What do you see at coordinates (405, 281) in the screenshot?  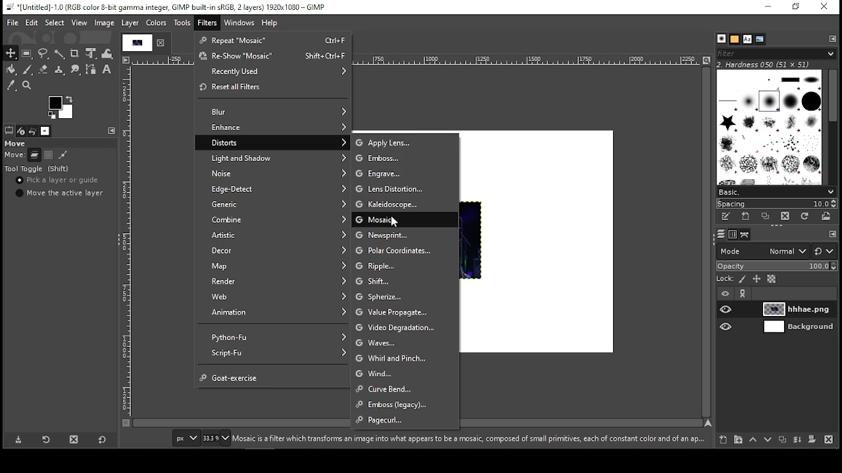 I see `shift` at bounding box center [405, 281].